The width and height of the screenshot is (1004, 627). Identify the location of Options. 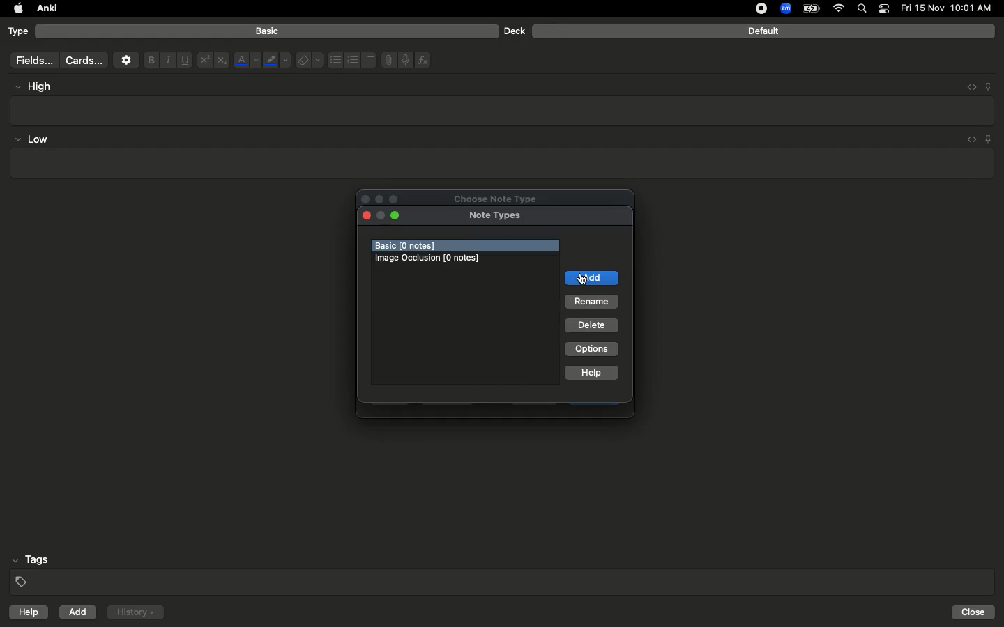
(593, 349).